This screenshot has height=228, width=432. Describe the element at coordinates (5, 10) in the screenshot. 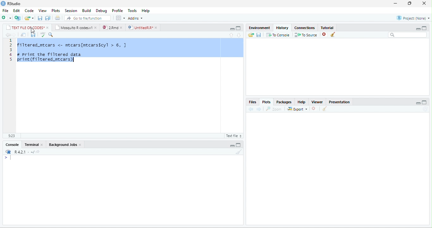

I see `File` at that location.